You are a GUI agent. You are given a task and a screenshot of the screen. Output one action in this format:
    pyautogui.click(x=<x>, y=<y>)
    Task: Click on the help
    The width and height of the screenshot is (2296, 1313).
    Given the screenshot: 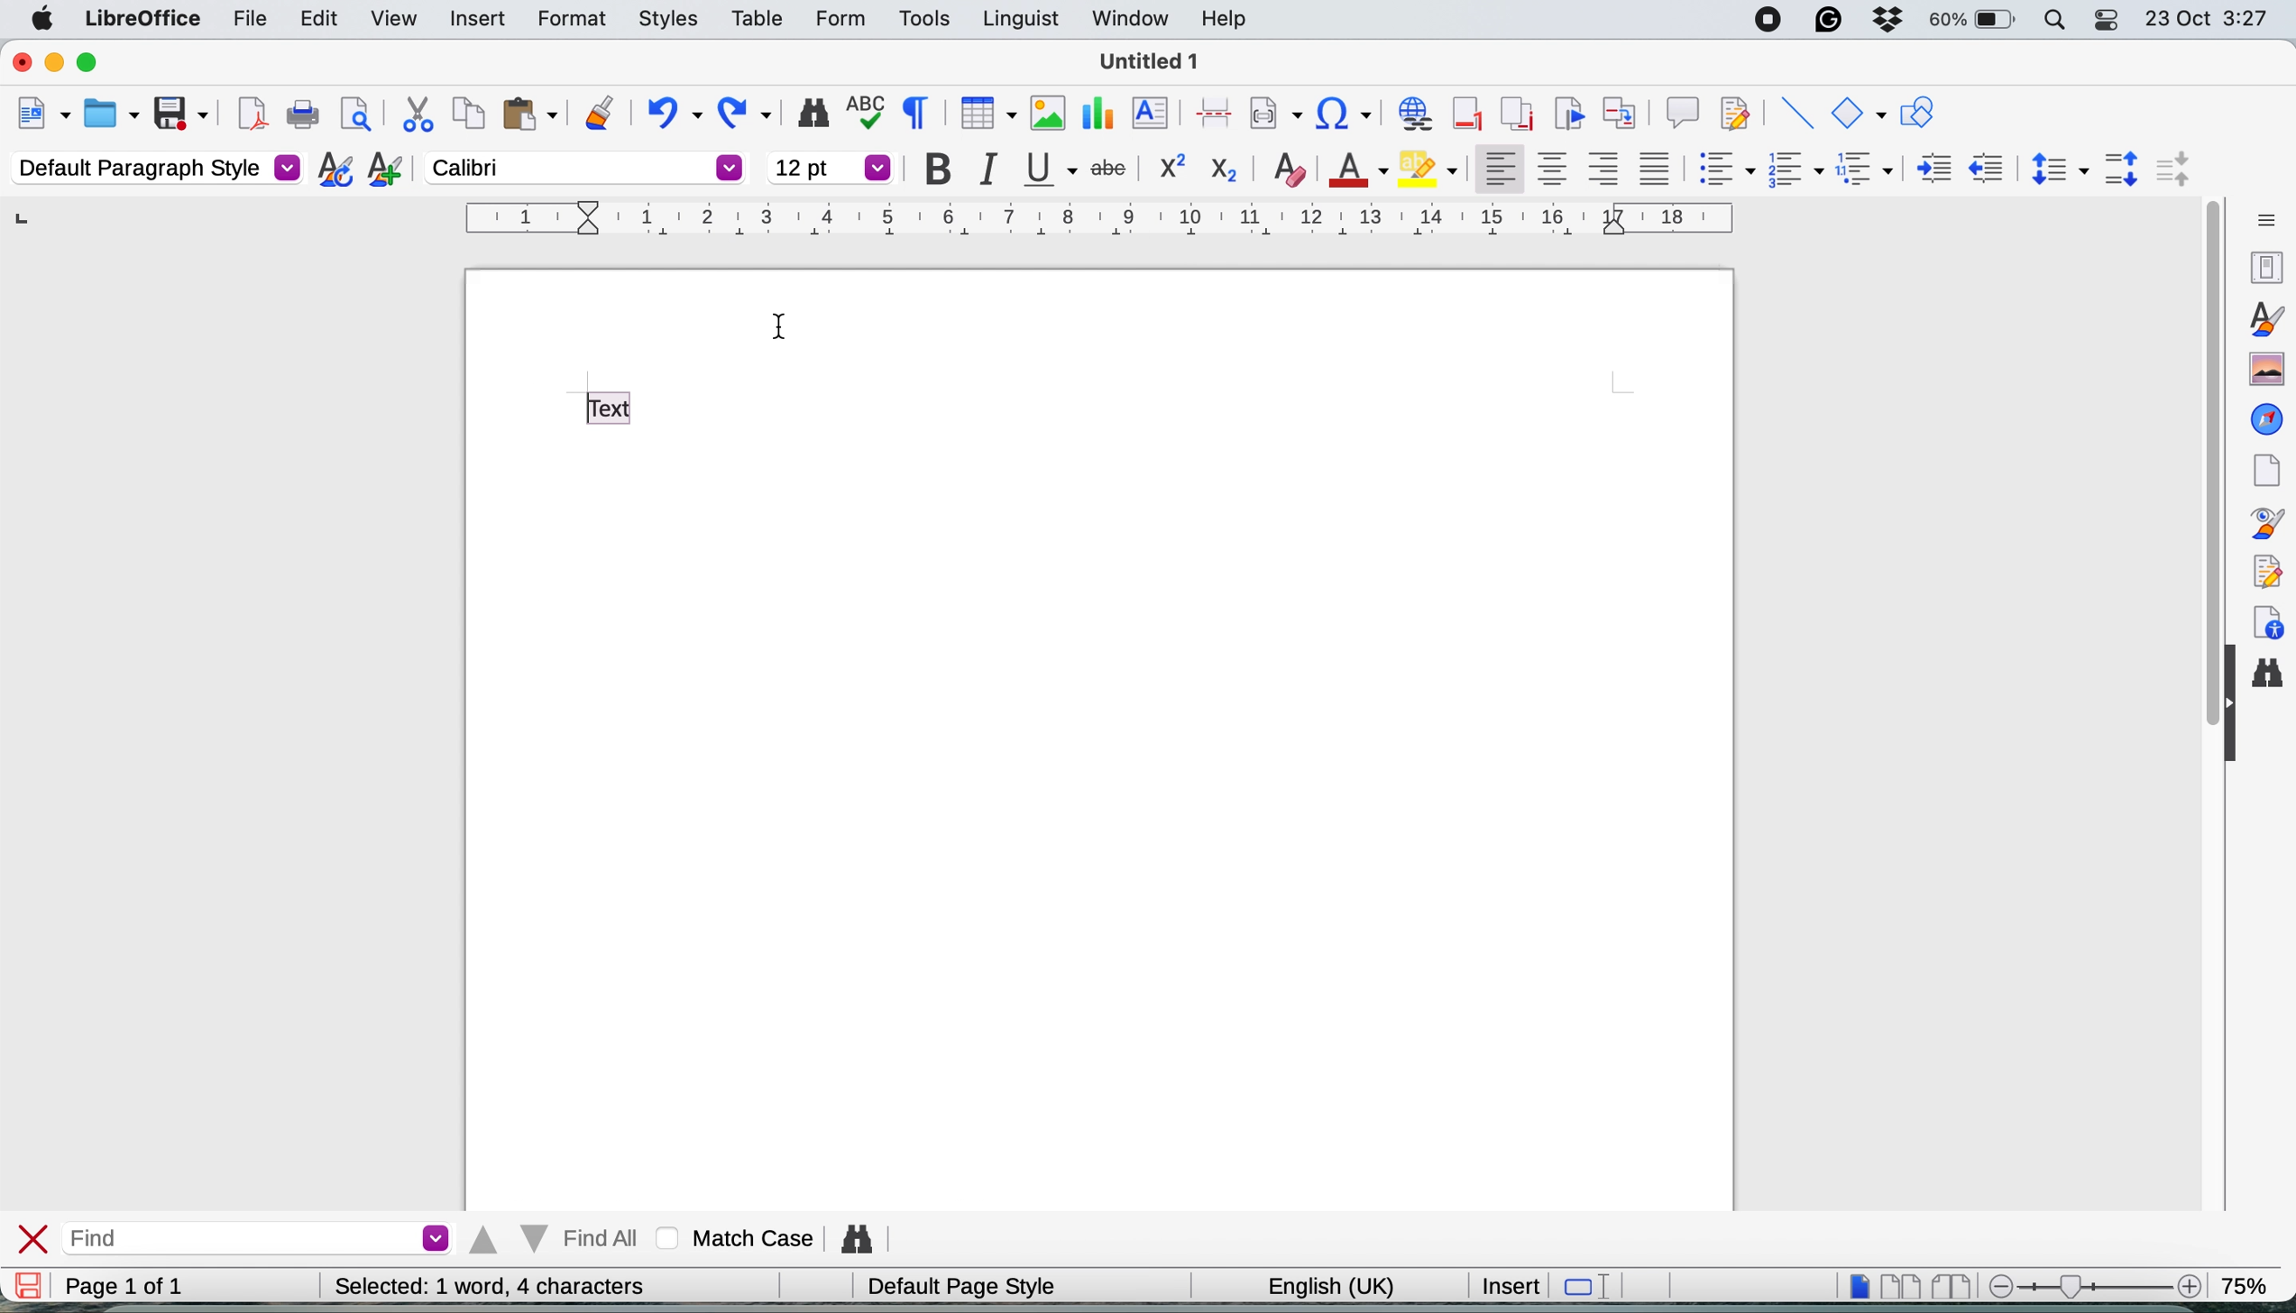 What is the action you would take?
    pyautogui.click(x=1224, y=20)
    